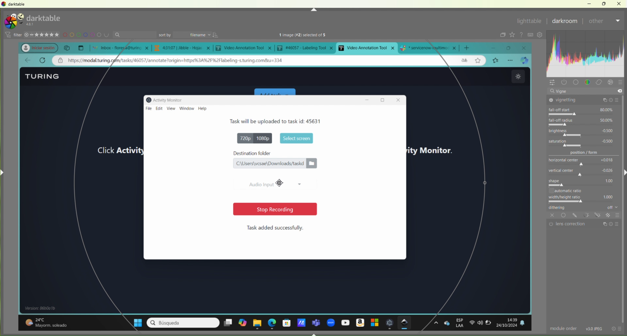 The image size is (627, 336). What do you see at coordinates (485, 194) in the screenshot?
I see `selection` at bounding box center [485, 194].